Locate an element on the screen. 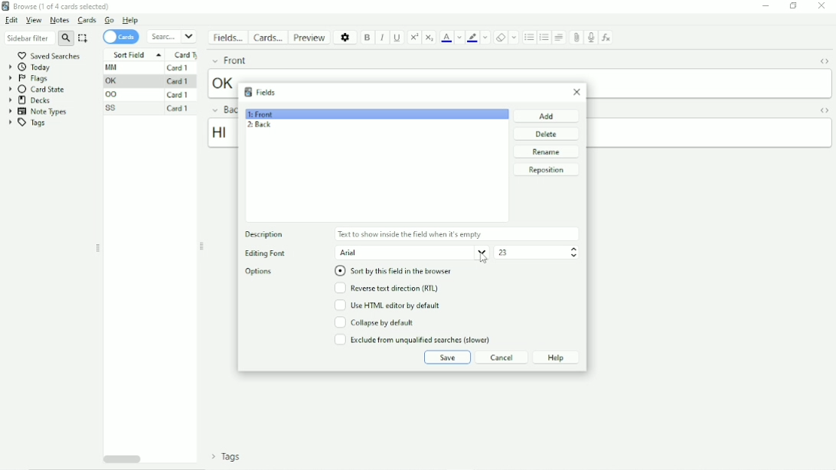 The height and width of the screenshot is (470, 836). Go is located at coordinates (109, 20).